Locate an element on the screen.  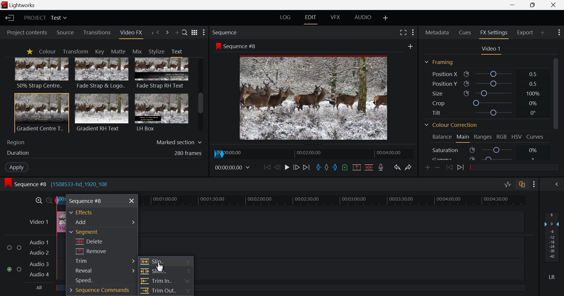
Show Audio Mix is located at coordinates (558, 184).